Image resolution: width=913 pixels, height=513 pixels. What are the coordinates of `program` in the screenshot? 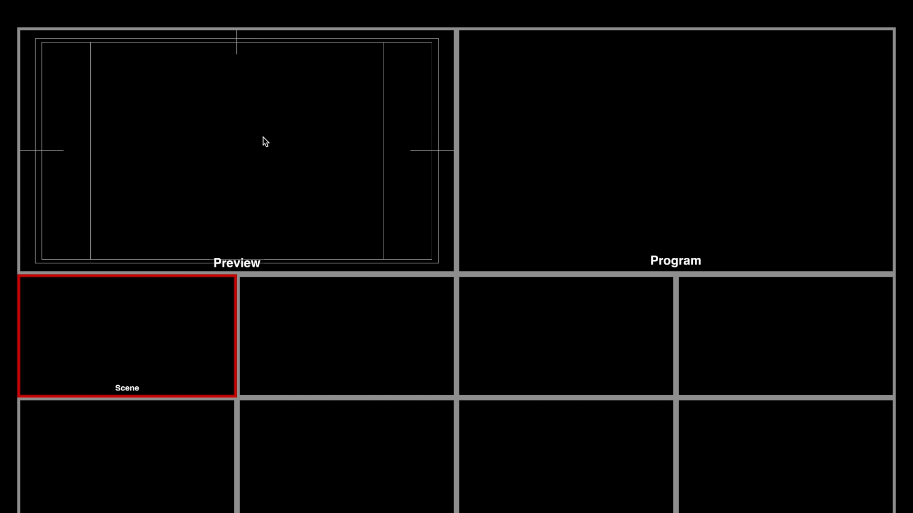 It's located at (676, 261).